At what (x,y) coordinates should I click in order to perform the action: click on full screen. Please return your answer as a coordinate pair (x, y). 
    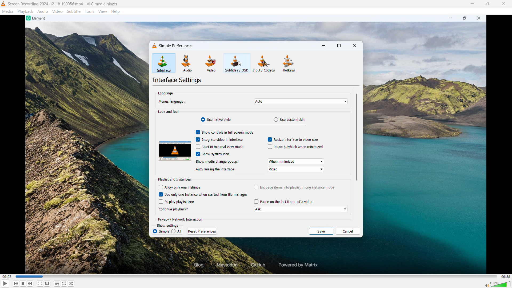
    Looking at the image, I should click on (40, 283).